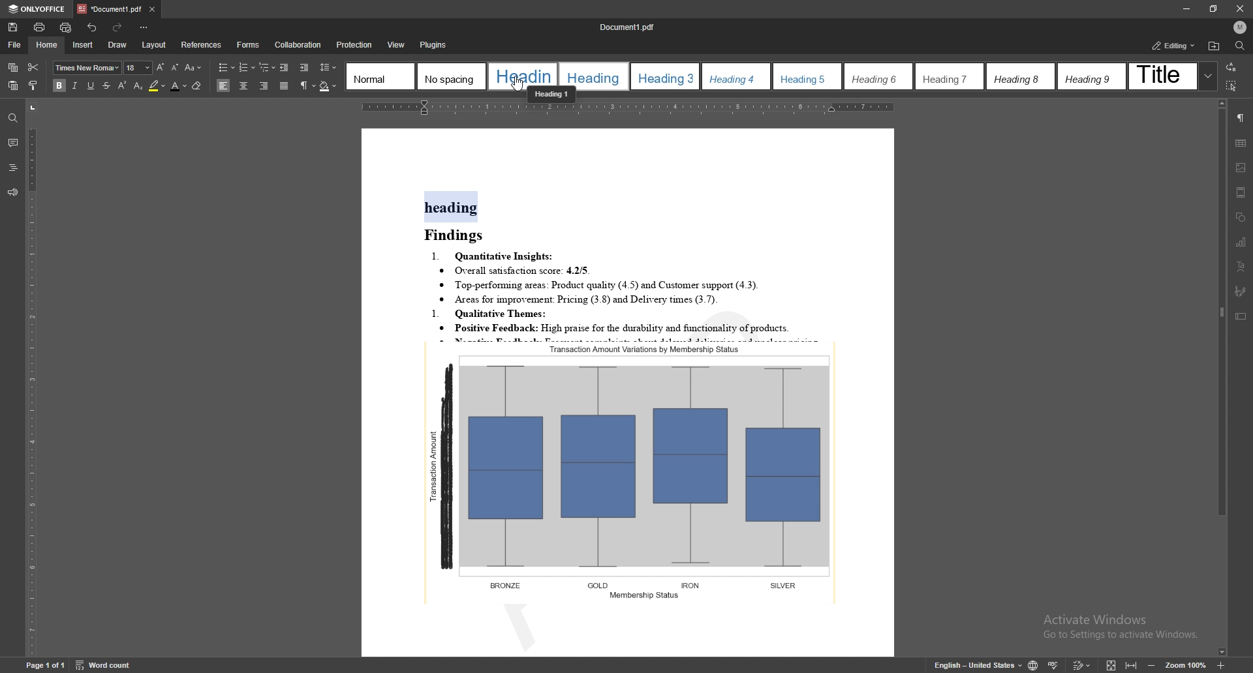 The height and width of the screenshot is (673, 1253). What do you see at coordinates (1081, 665) in the screenshot?
I see `track change` at bounding box center [1081, 665].